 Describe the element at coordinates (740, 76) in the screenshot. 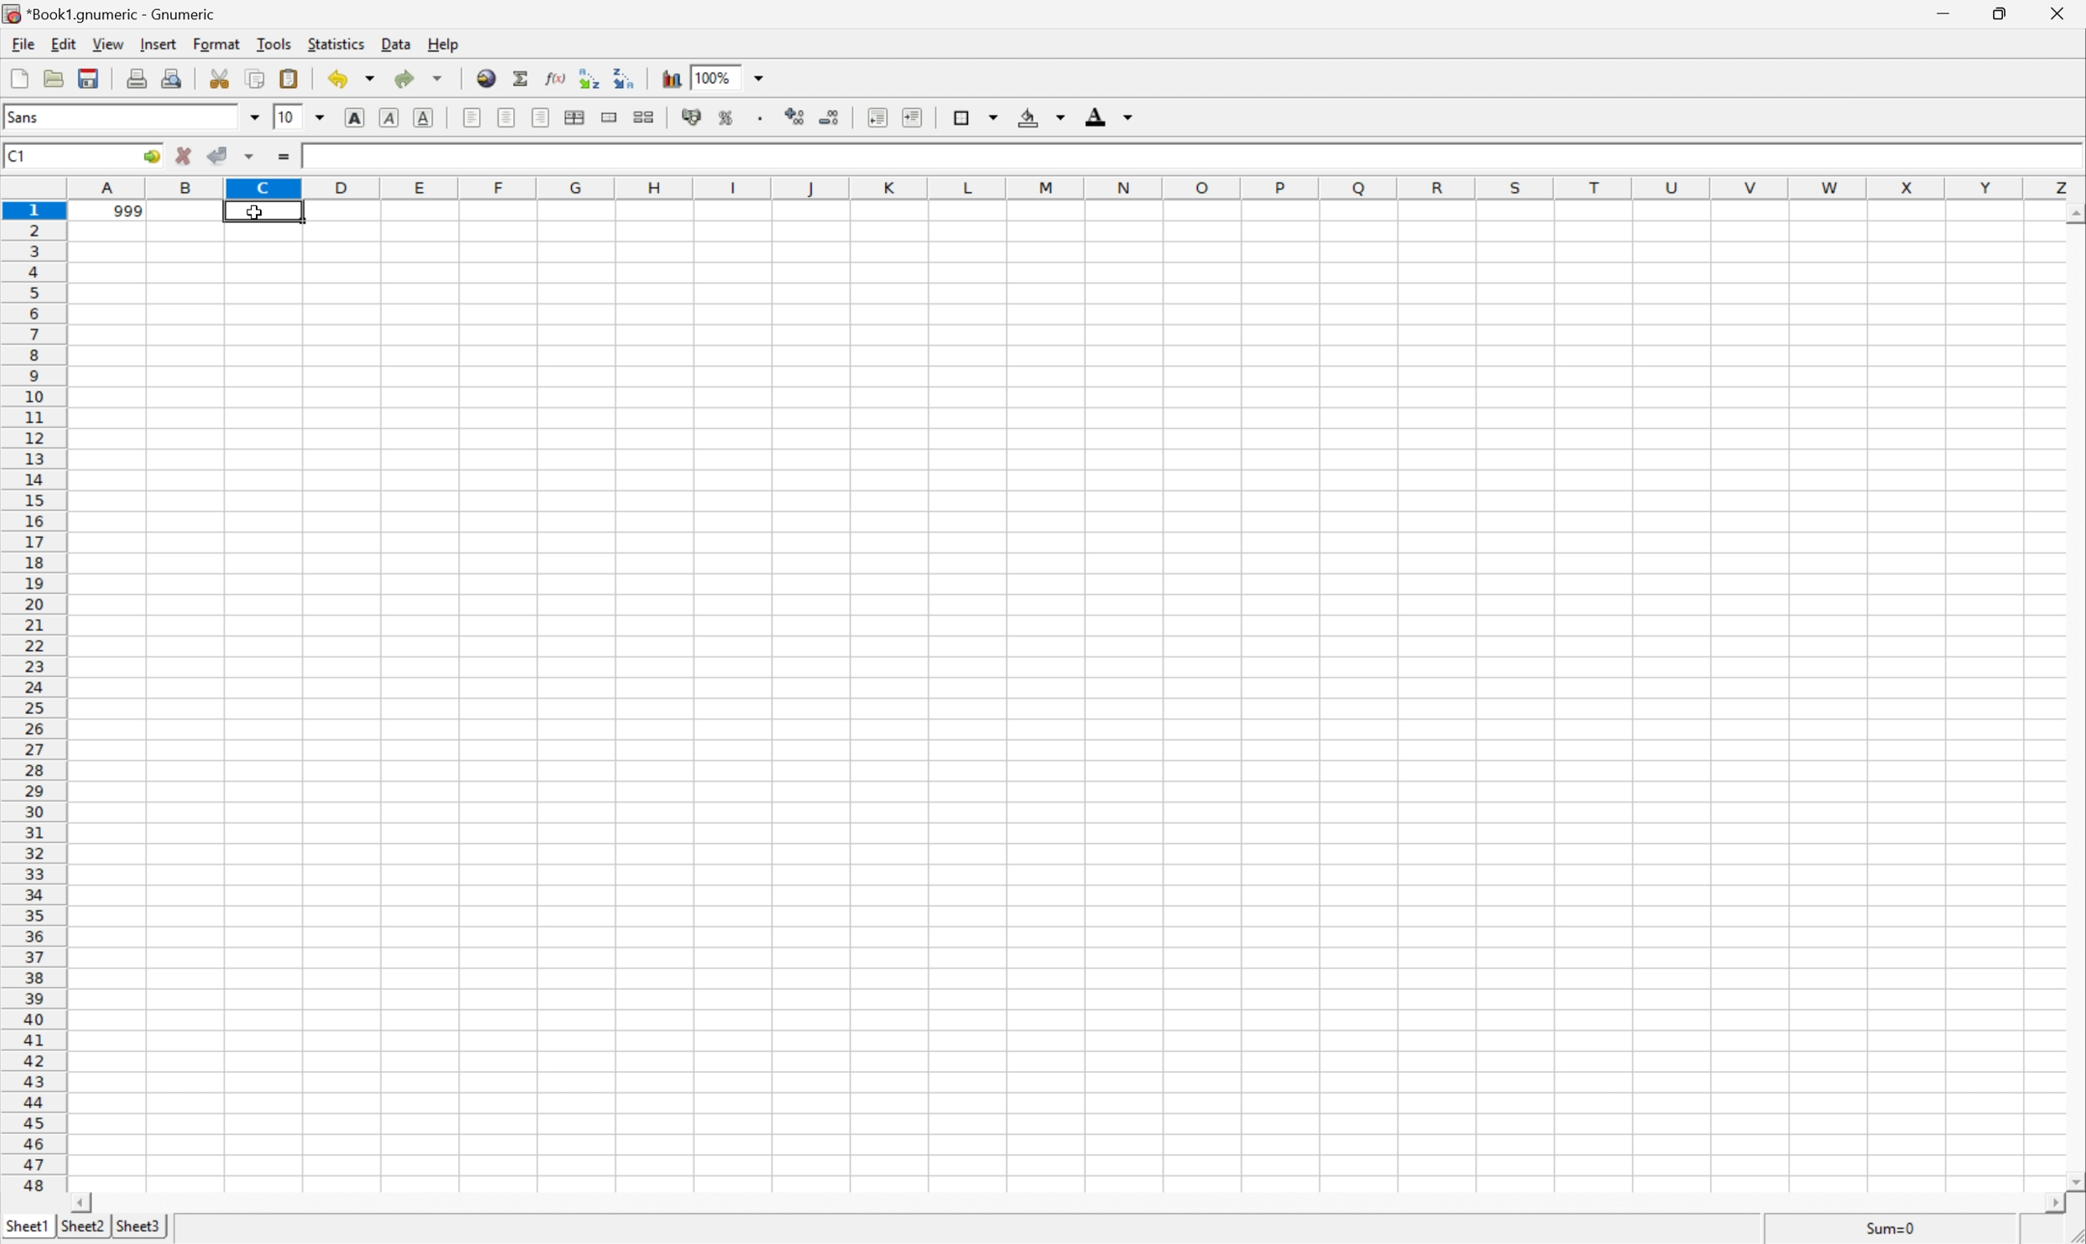

I see `Zoom` at that location.